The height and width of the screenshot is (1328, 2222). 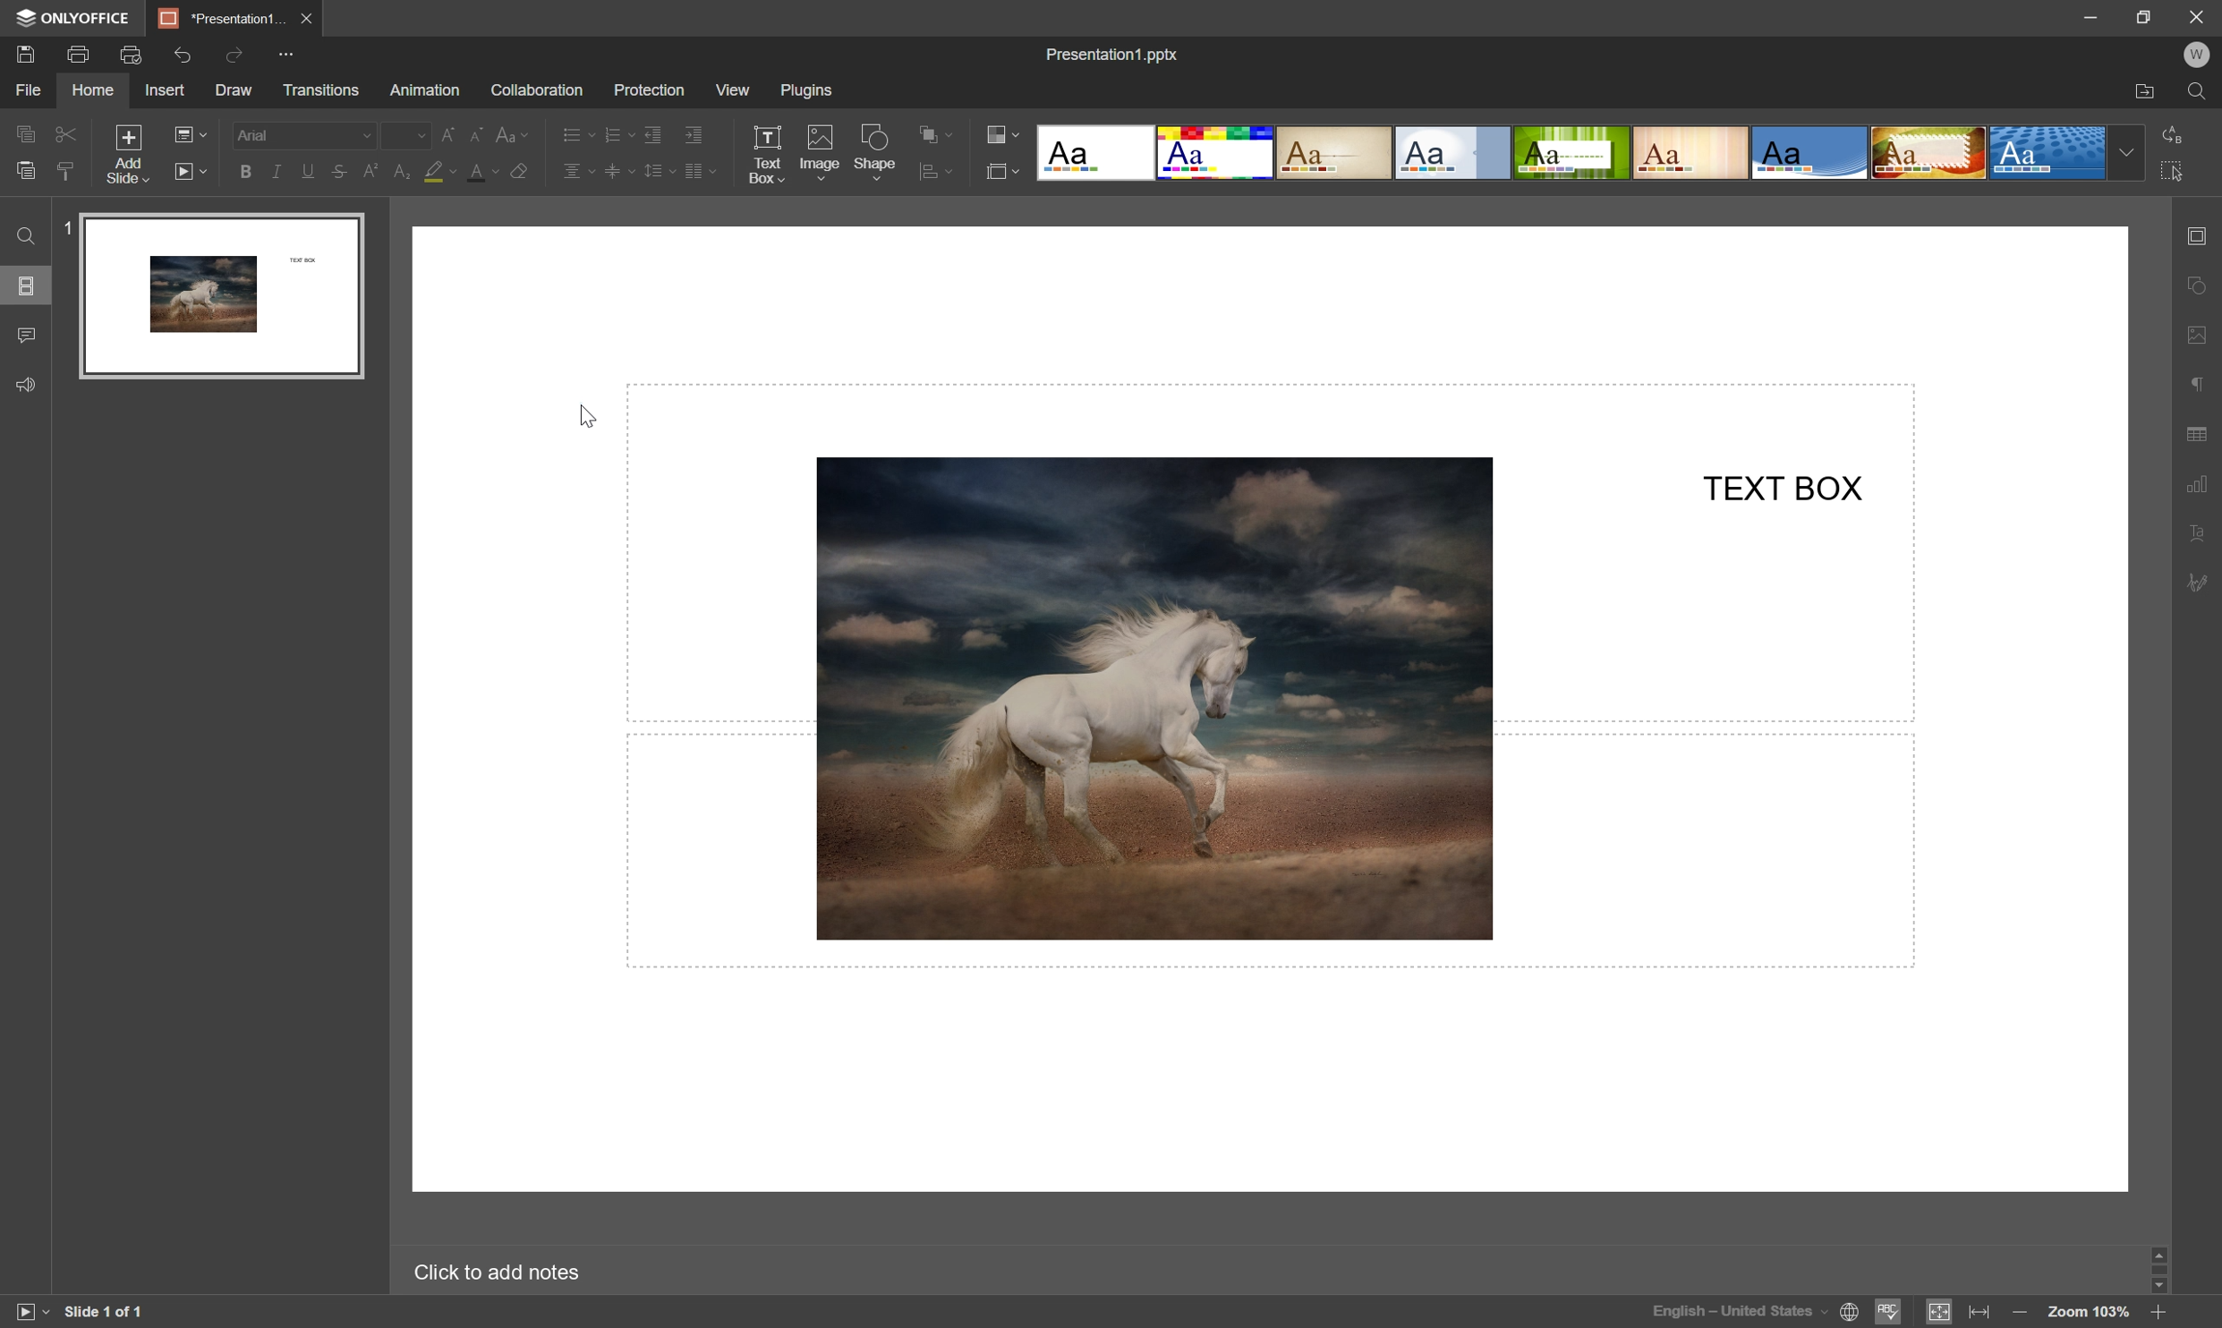 I want to click on Blank, so click(x=1093, y=152).